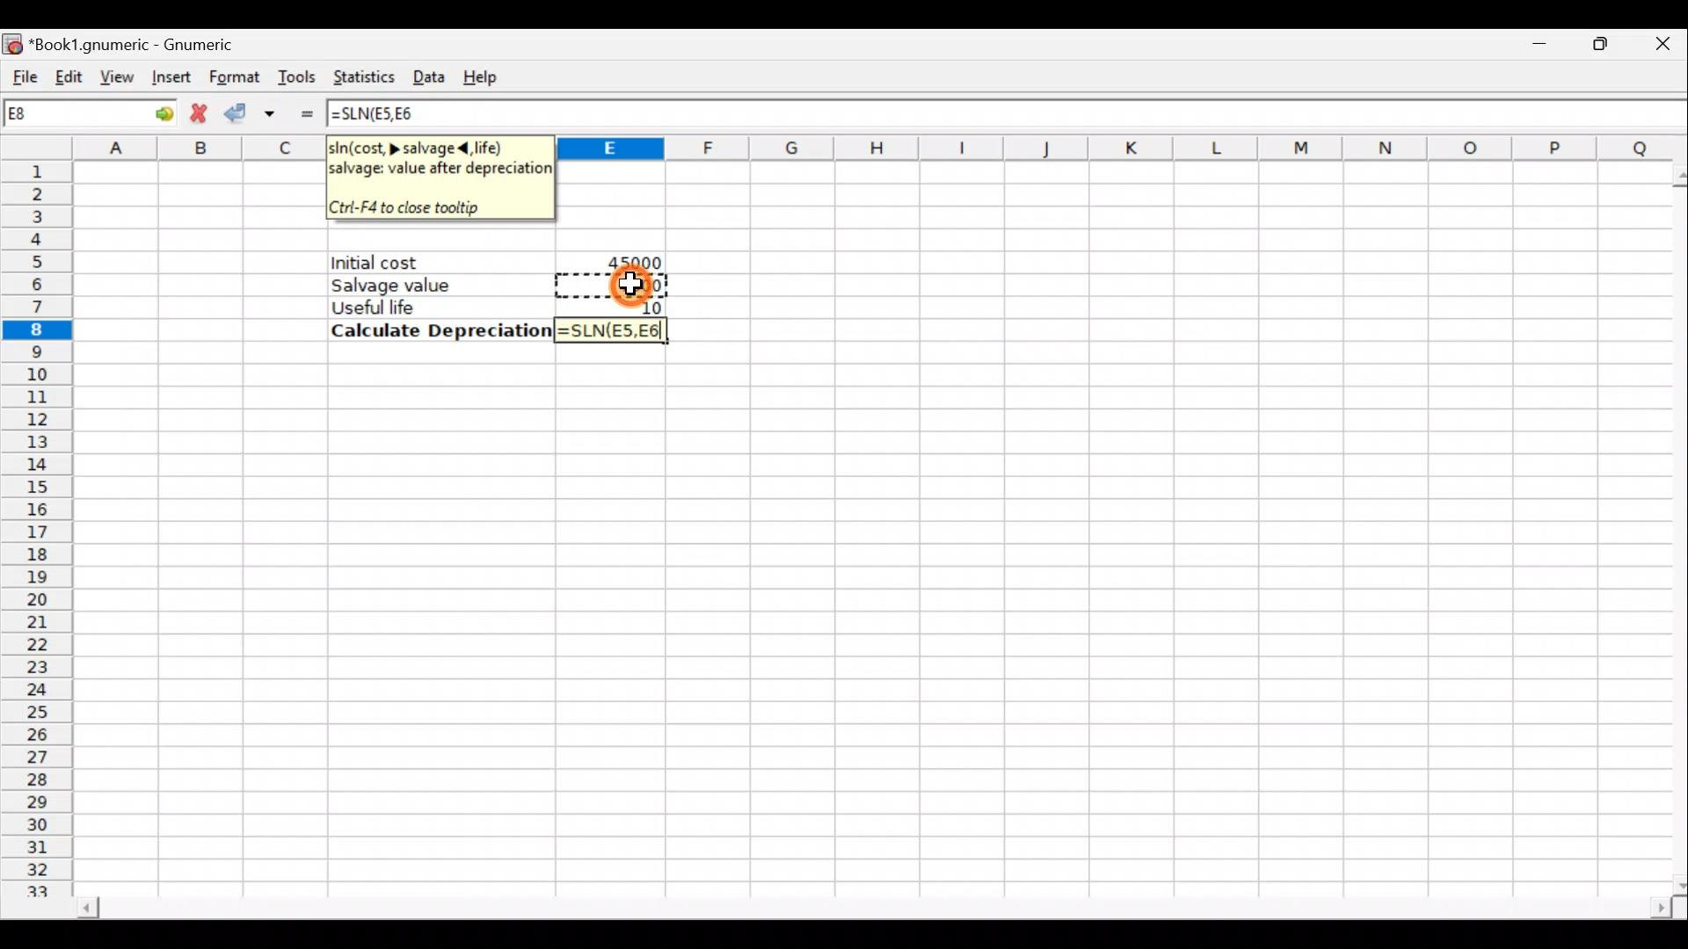 Image resolution: width=1688 pixels, height=949 pixels. Describe the element at coordinates (440, 177) in the screenshot. I see `sln(>cost>salvage< life)salvage: value after depreciation. Ctrl+F4 to close tooltip` at that location.